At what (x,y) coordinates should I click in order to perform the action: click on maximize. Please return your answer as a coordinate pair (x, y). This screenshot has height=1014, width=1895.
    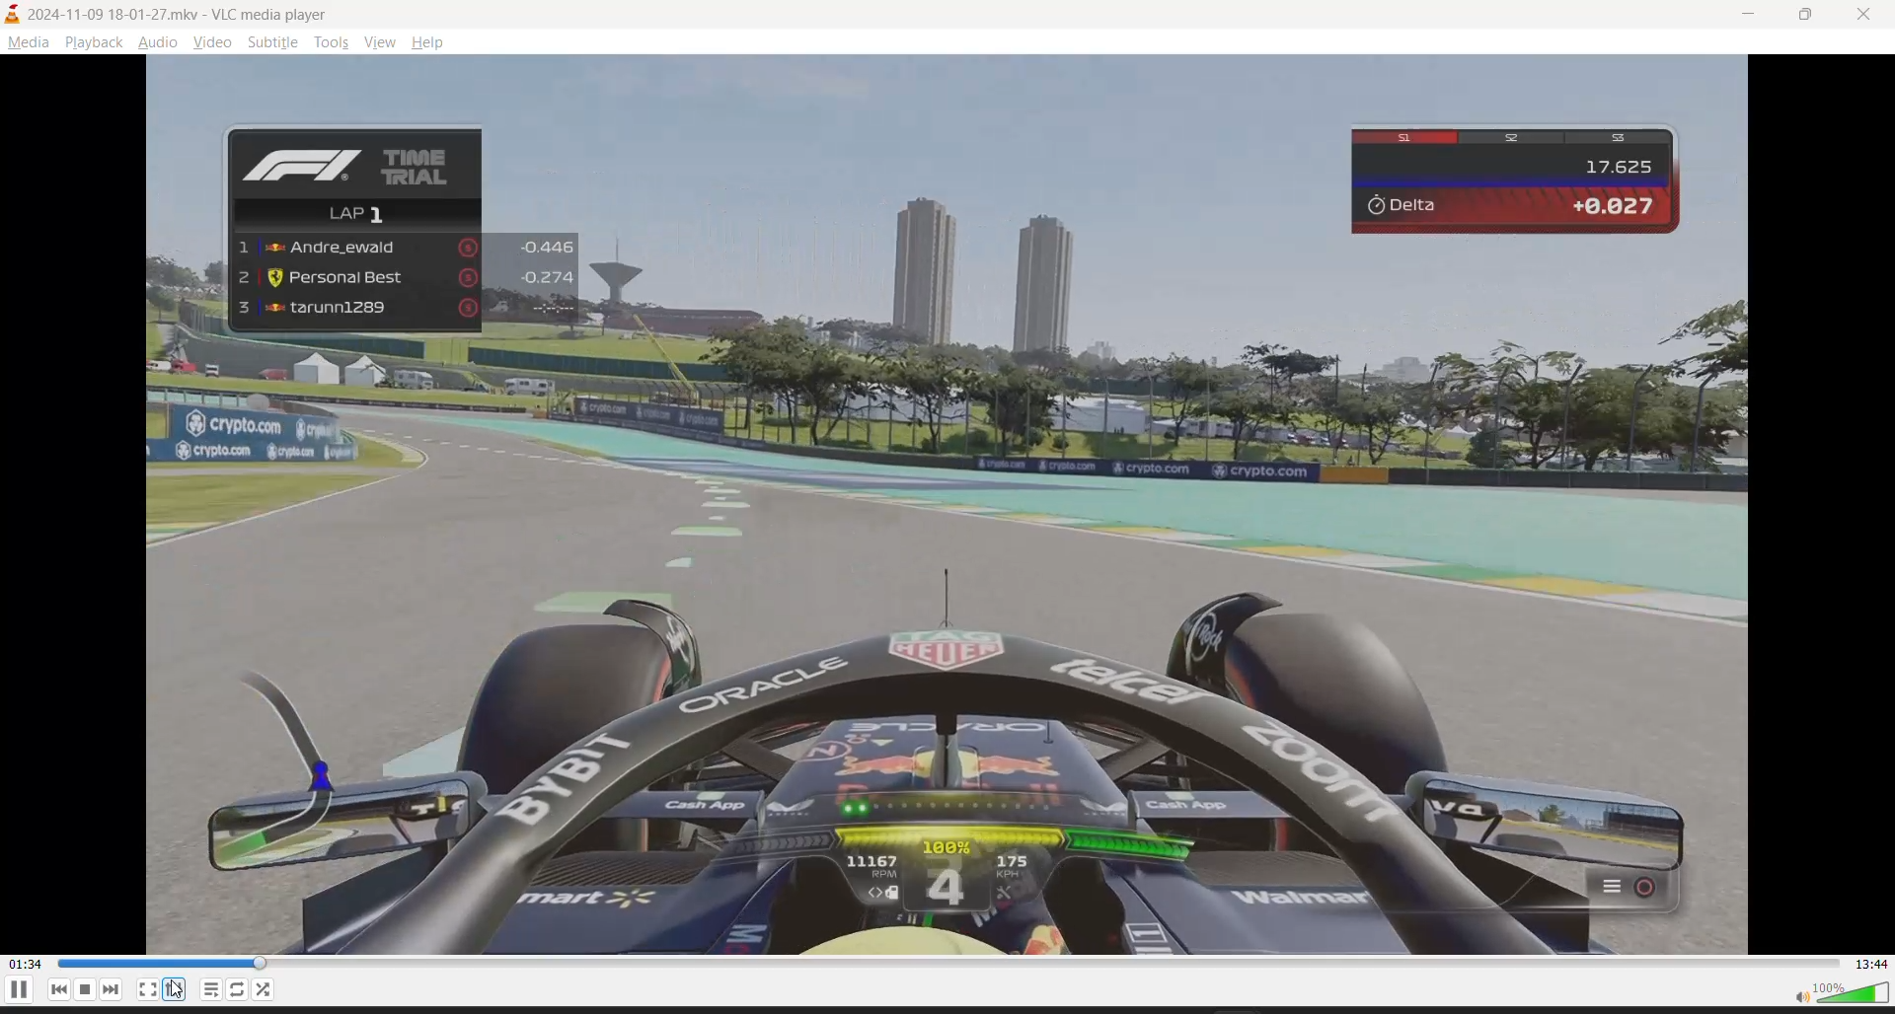
    Looking at the image, I should click on (1807, 13).